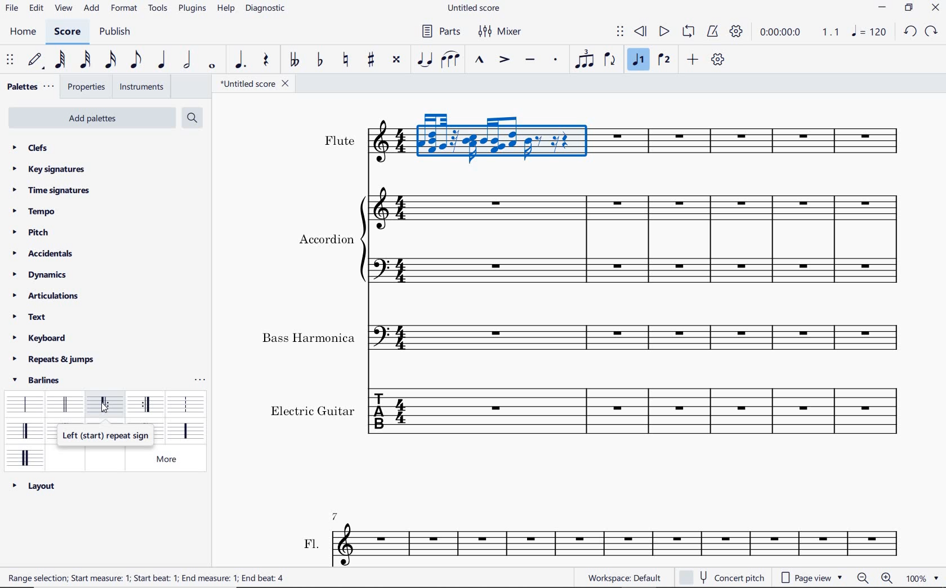  I want to click on select to move, so click(621, 32).